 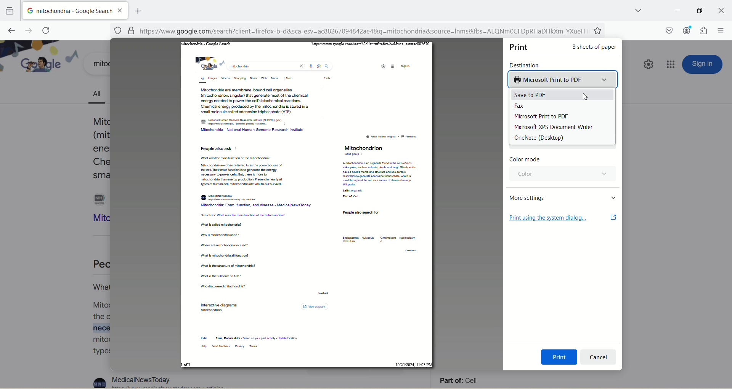 What do you see at coordinates (676, 10) in the screenshot?
I see `minimize` at bounding box center [676, 10].